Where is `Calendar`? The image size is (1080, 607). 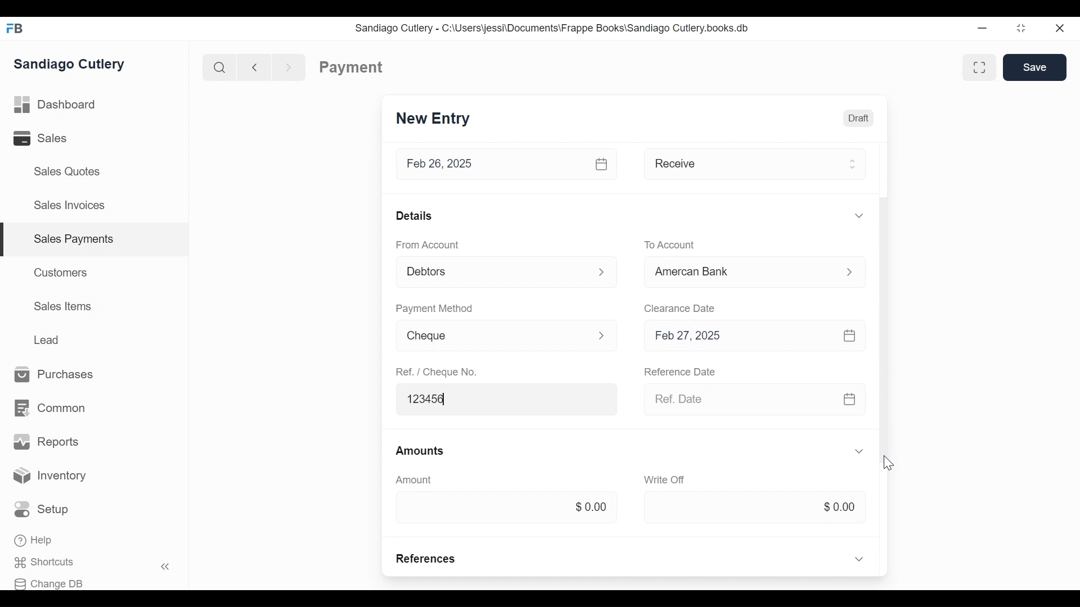 Calendar is located at coordinates (850, 336).